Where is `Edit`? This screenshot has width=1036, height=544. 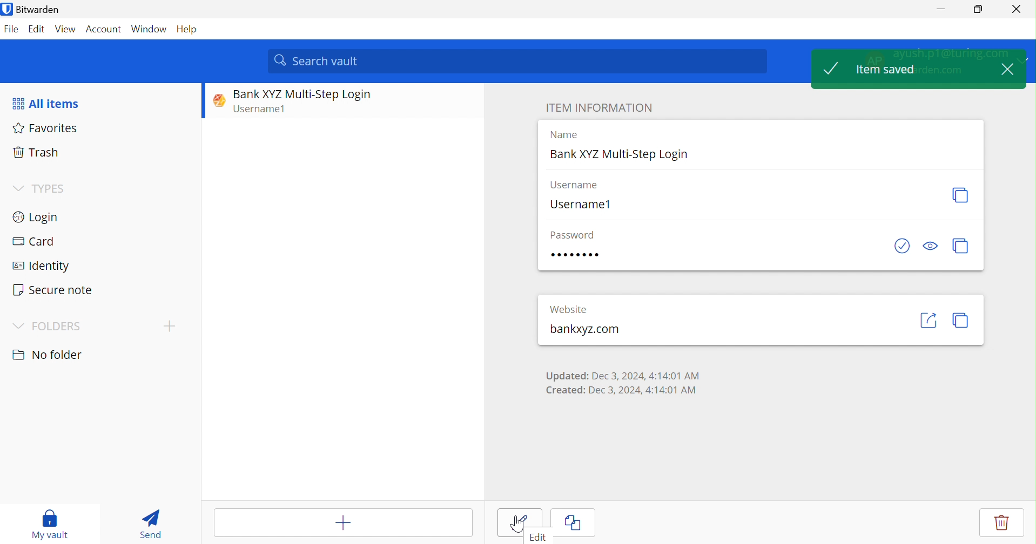
Edit is located at coordinates (36, 29).